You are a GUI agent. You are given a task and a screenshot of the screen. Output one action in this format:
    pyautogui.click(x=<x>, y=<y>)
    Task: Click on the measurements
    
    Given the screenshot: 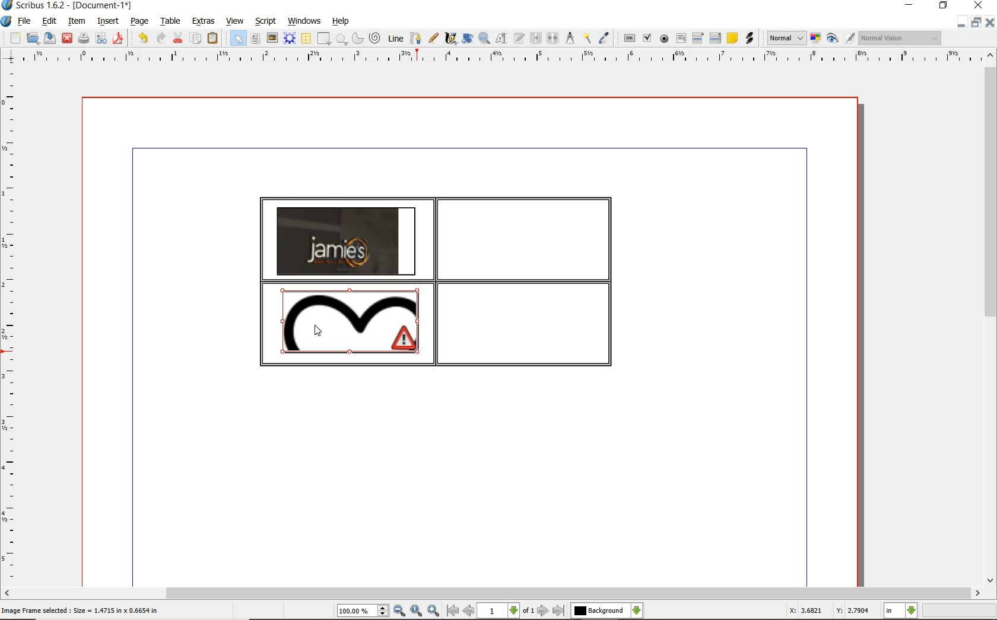 What is the action you would take?
    pyautogui.click(x=570, y=38)
    